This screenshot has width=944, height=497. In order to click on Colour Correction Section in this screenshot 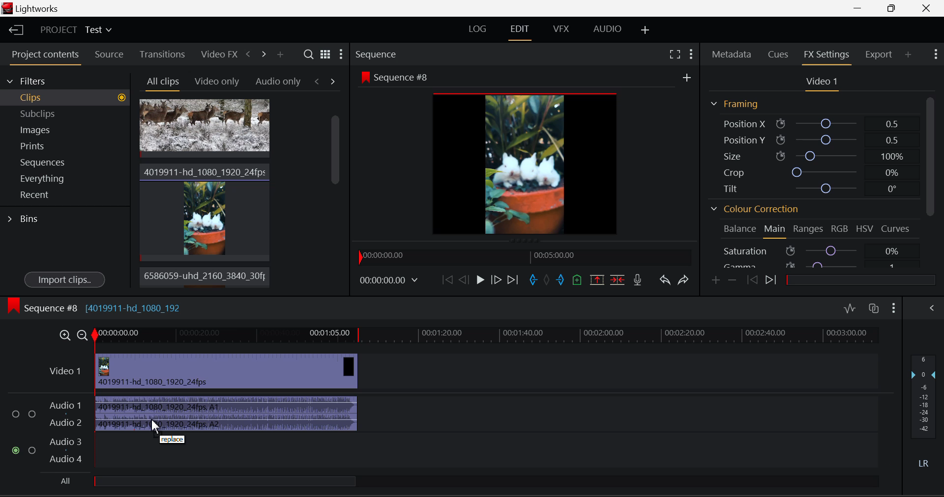, I will do `click(753, 209)`.